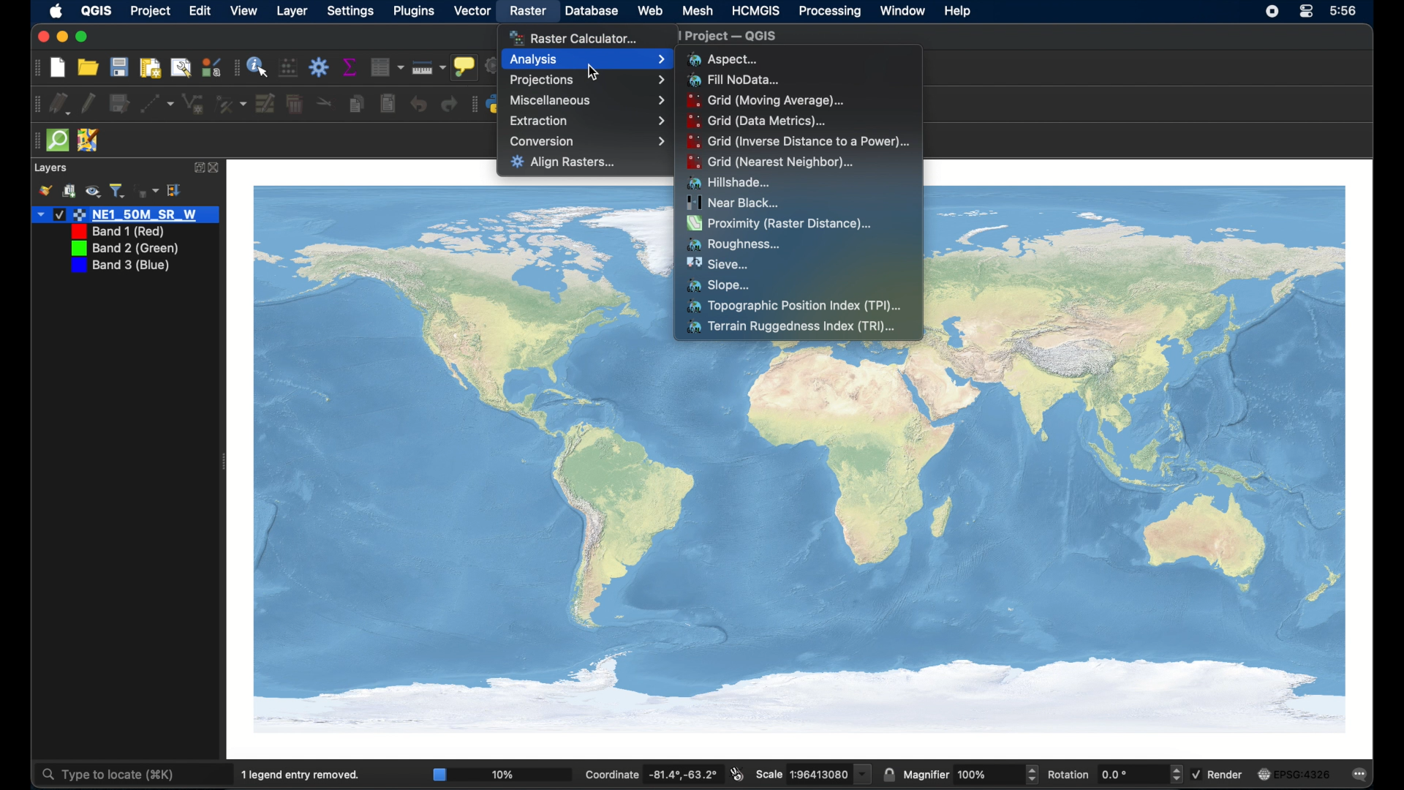  Describe the element at coordinates (469, 12) in the screenshot. I see `vector` at that location.